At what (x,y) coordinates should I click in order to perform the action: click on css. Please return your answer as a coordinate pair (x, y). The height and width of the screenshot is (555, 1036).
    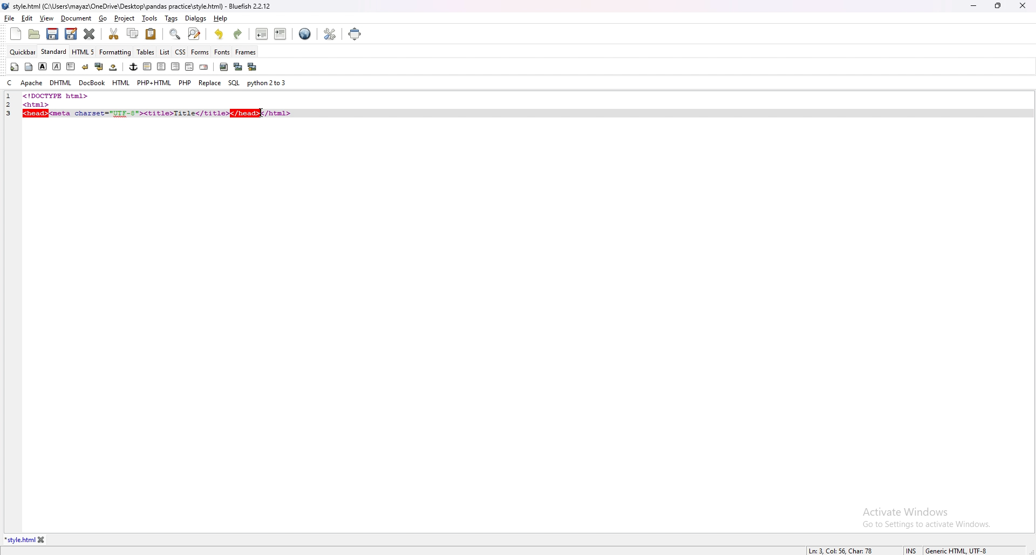
    Looking at the image, I should click on (181, 51).